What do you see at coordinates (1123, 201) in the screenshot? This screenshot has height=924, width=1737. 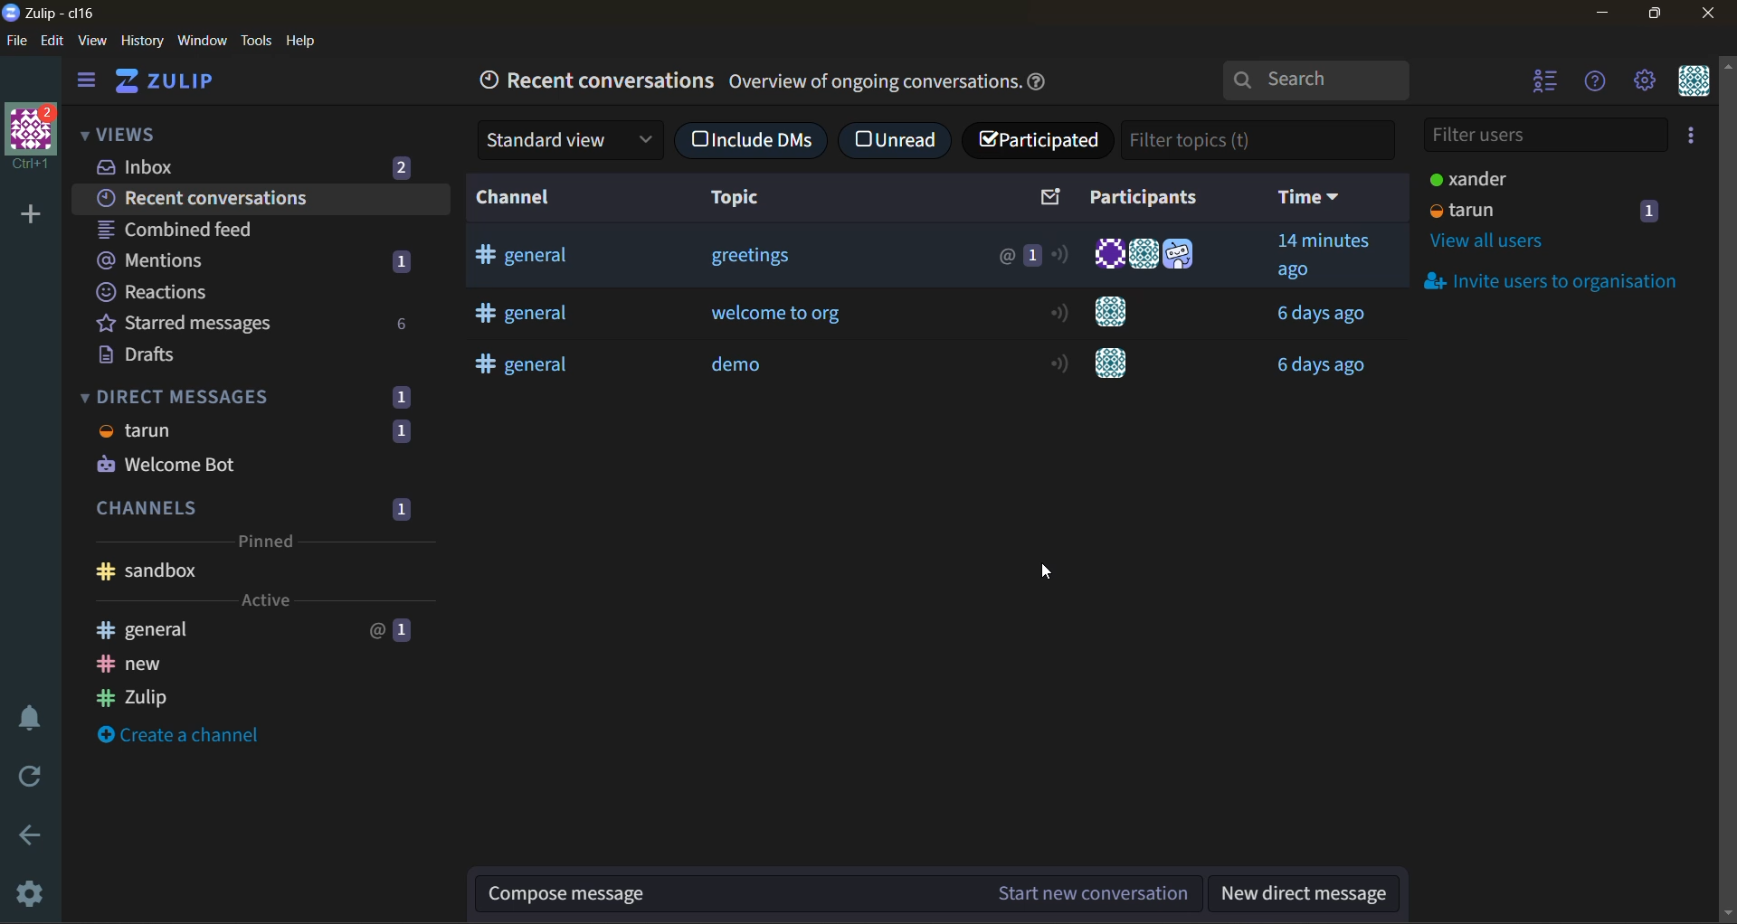 I see `participants` at bounding box center [1123, 201].